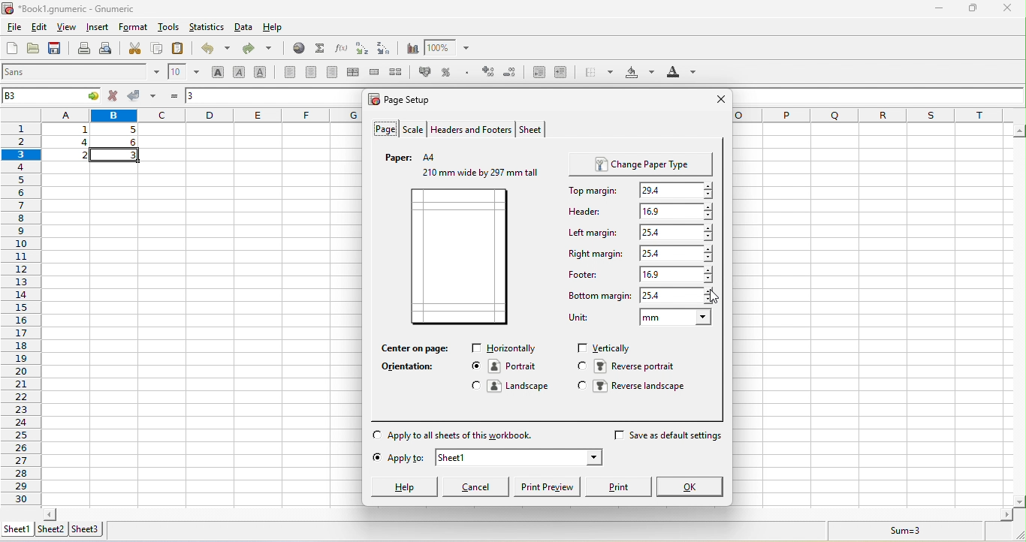  I want to click on left mergine, so click(592, 233).